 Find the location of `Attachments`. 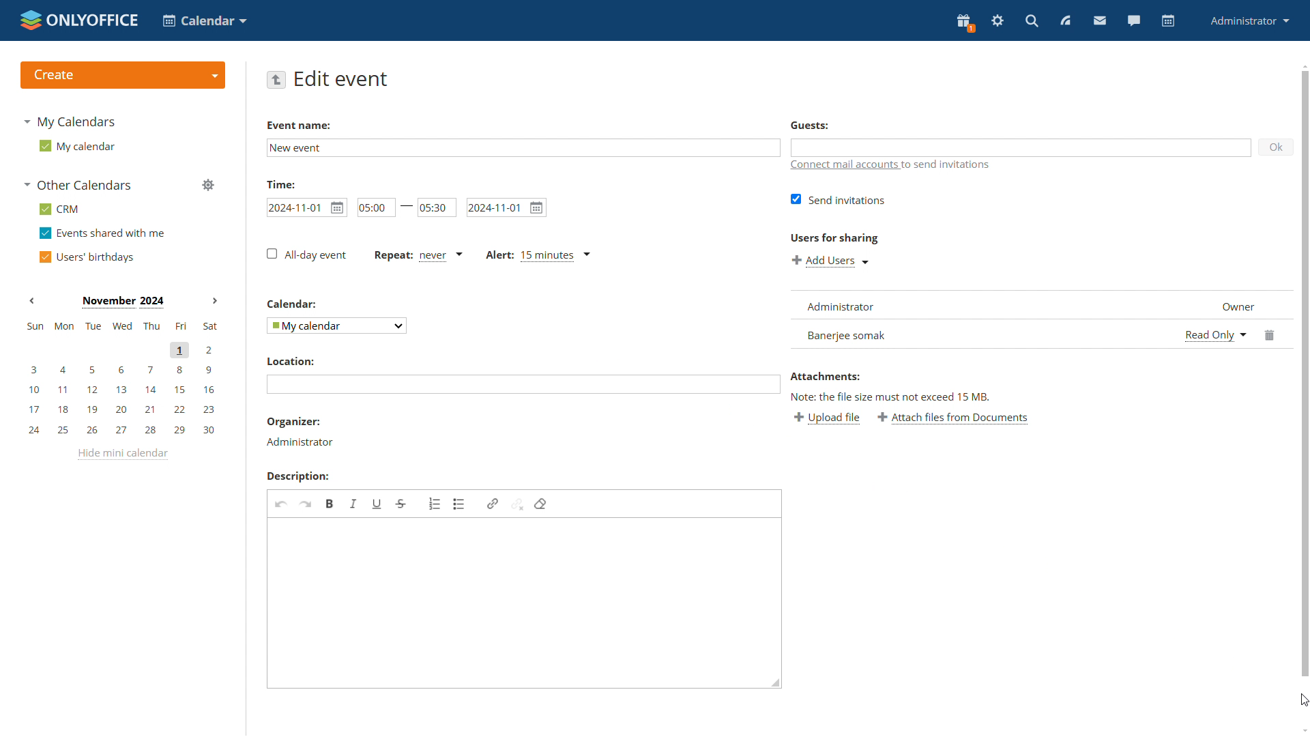

Attachments is located at coordinates (827, 377).